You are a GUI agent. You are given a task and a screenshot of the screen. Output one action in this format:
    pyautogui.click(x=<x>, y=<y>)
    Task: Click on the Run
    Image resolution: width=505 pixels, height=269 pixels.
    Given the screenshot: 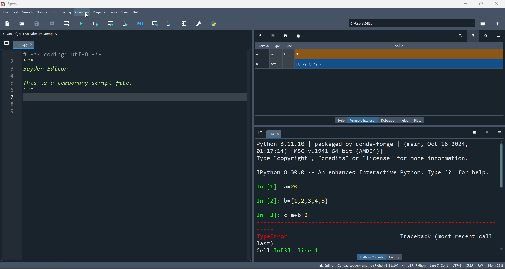 What is the action you would take?
    pyautogui.click(x=55, y=13)
    